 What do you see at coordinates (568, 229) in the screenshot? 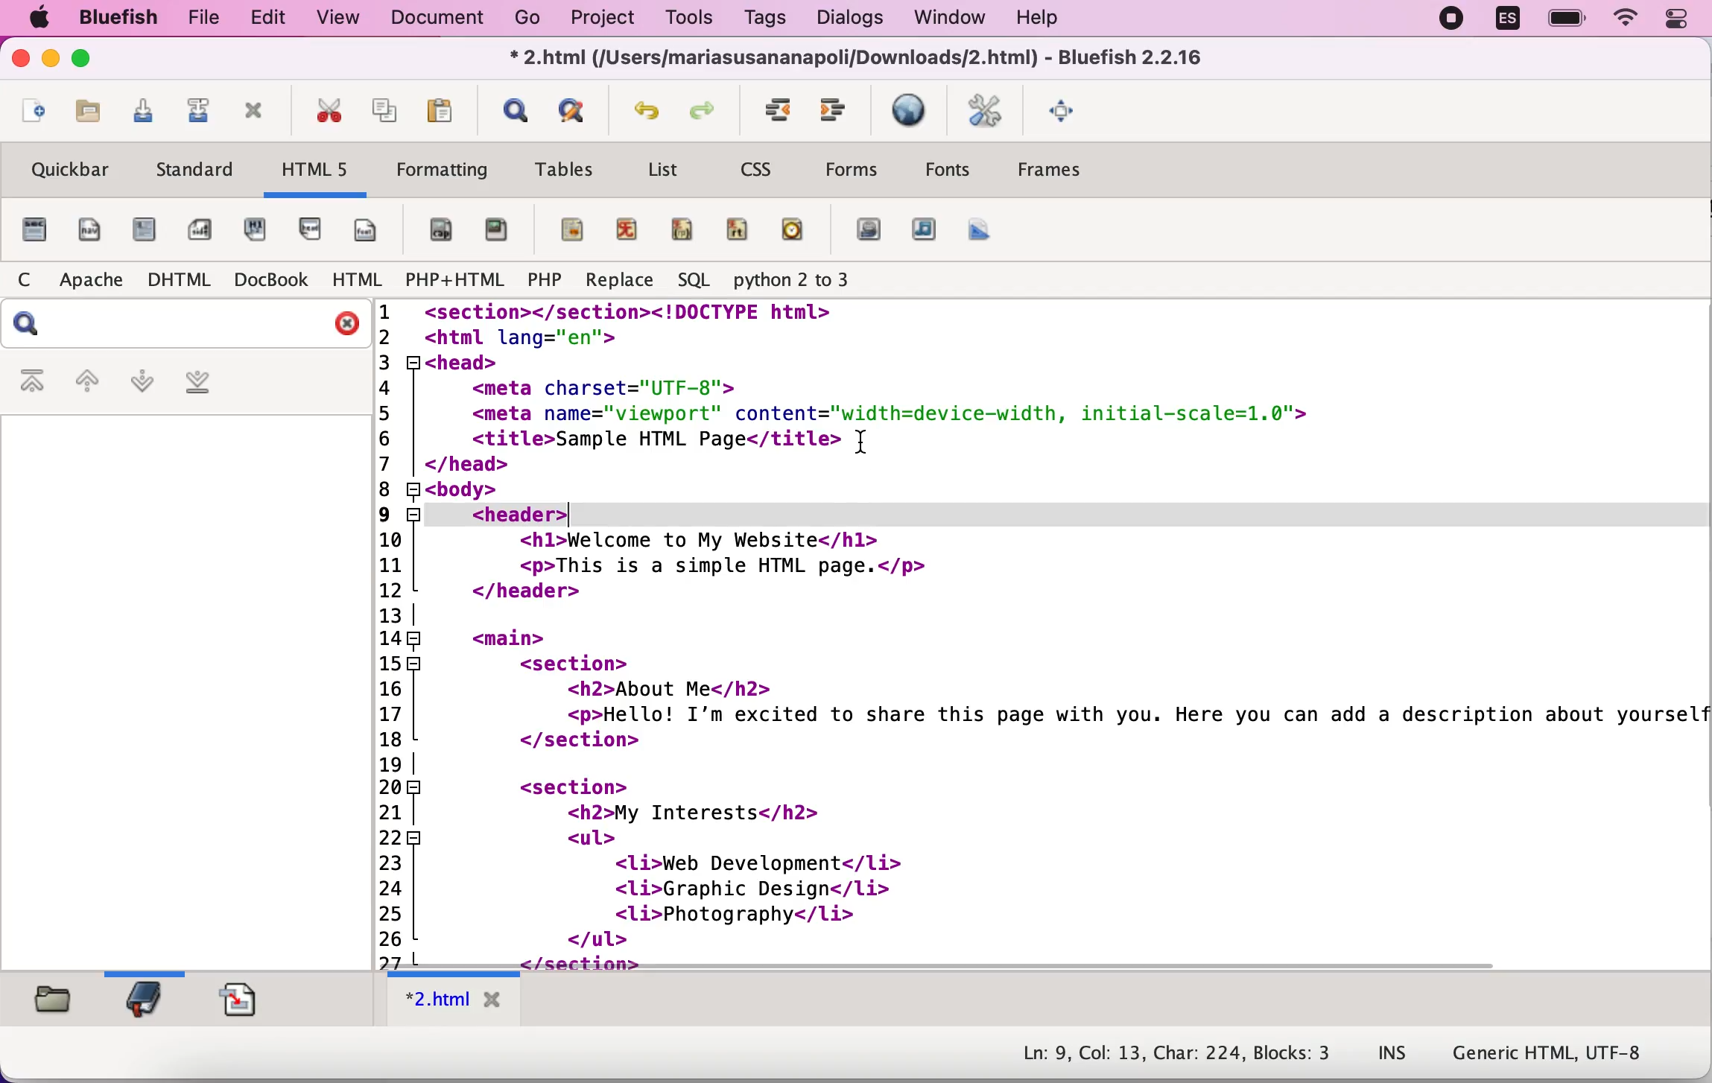
I see `mark` at bounding box center [568, 229].